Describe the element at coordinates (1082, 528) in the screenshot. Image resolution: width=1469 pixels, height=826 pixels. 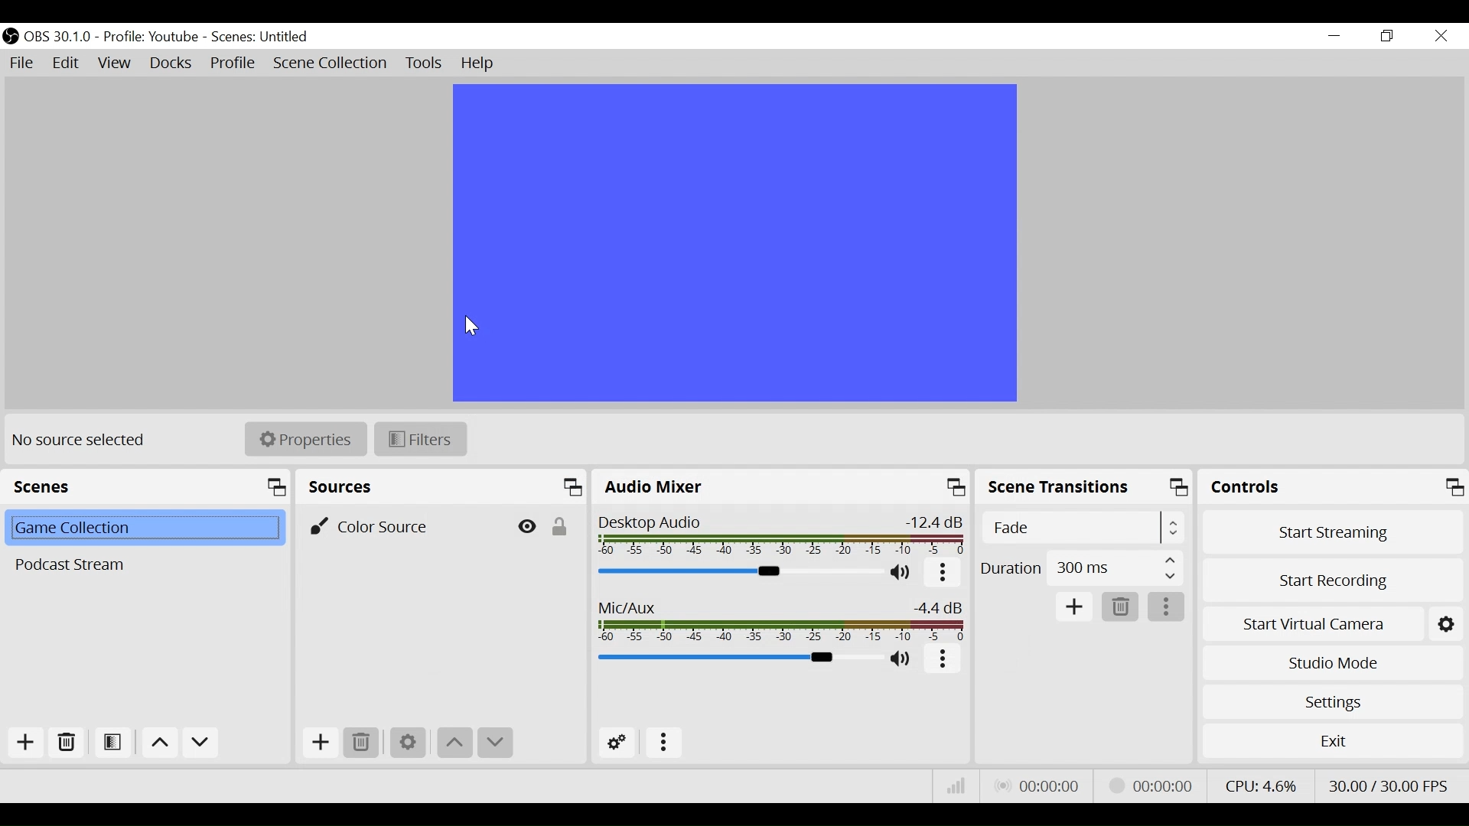
I see `Select Scene Transition` at that location.